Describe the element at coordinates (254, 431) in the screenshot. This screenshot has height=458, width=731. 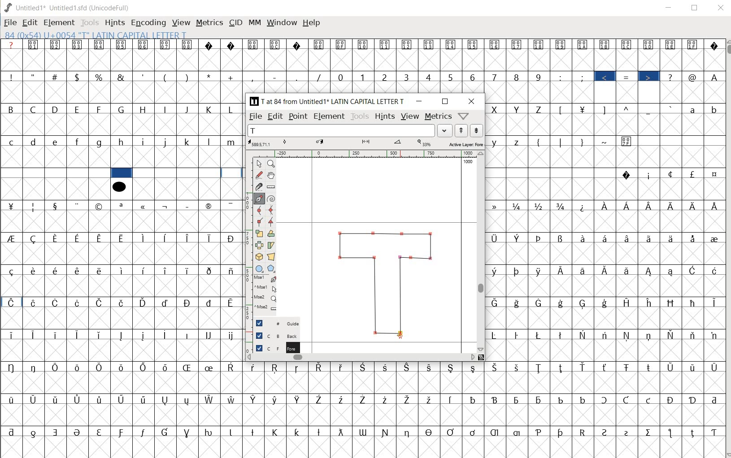
I see `Symbol` at that location.